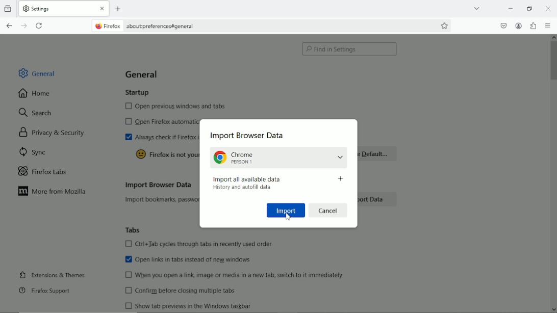  I want to click on Open previous windows and tabs, so click(171, 107).